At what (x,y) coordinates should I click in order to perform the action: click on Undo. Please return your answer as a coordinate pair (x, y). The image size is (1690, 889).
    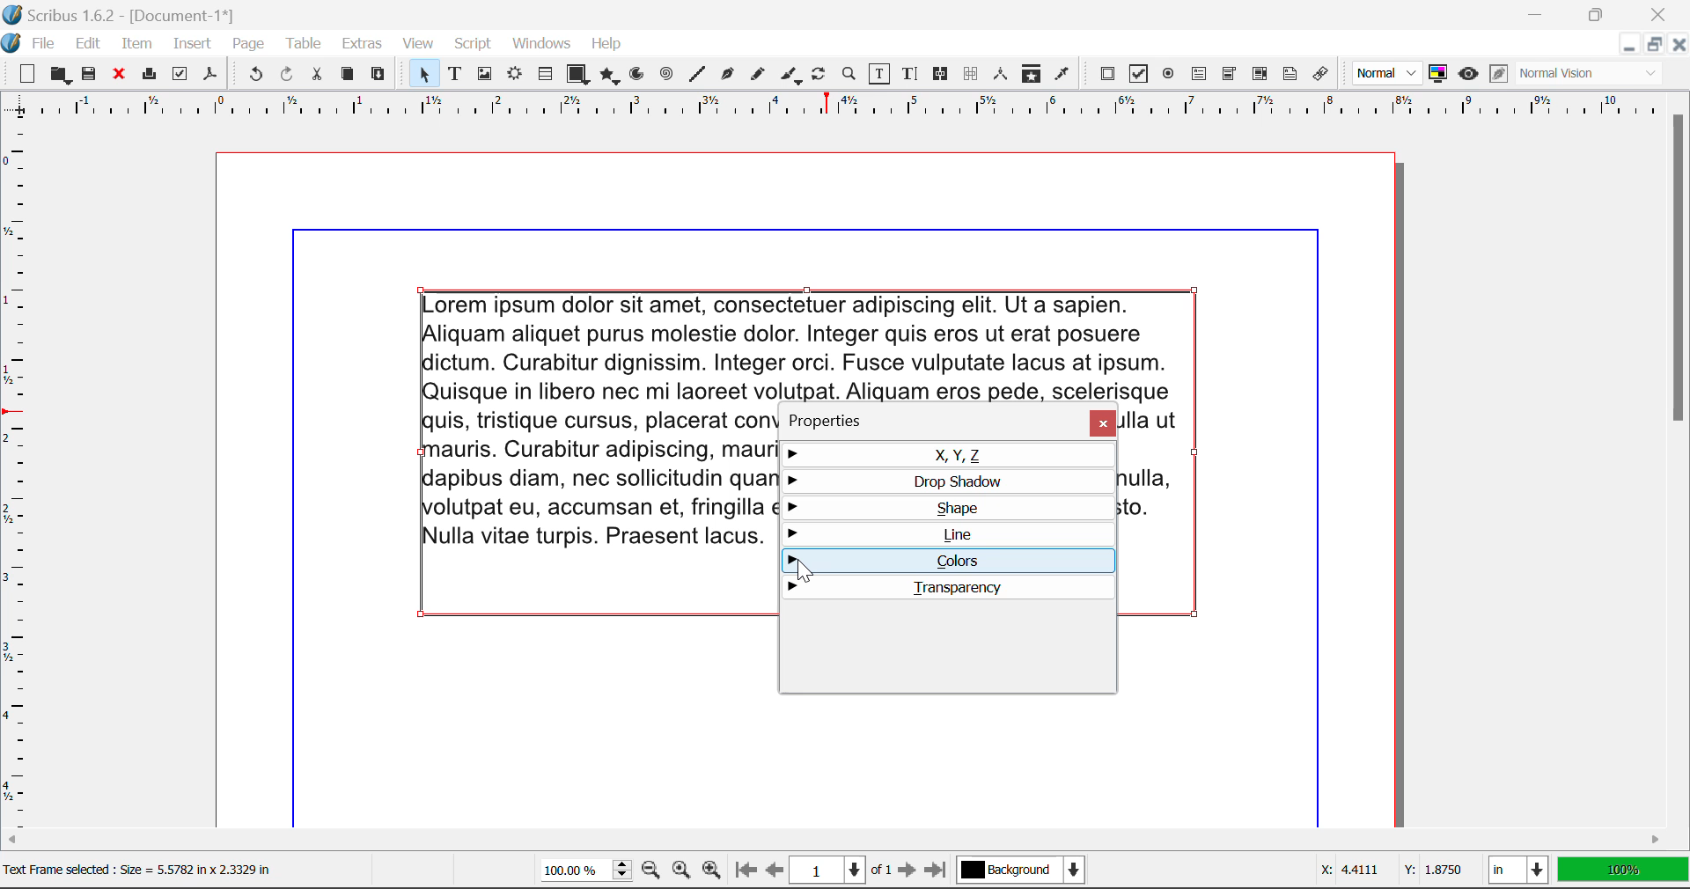
    Looking at the image, I should click on (255, 77).